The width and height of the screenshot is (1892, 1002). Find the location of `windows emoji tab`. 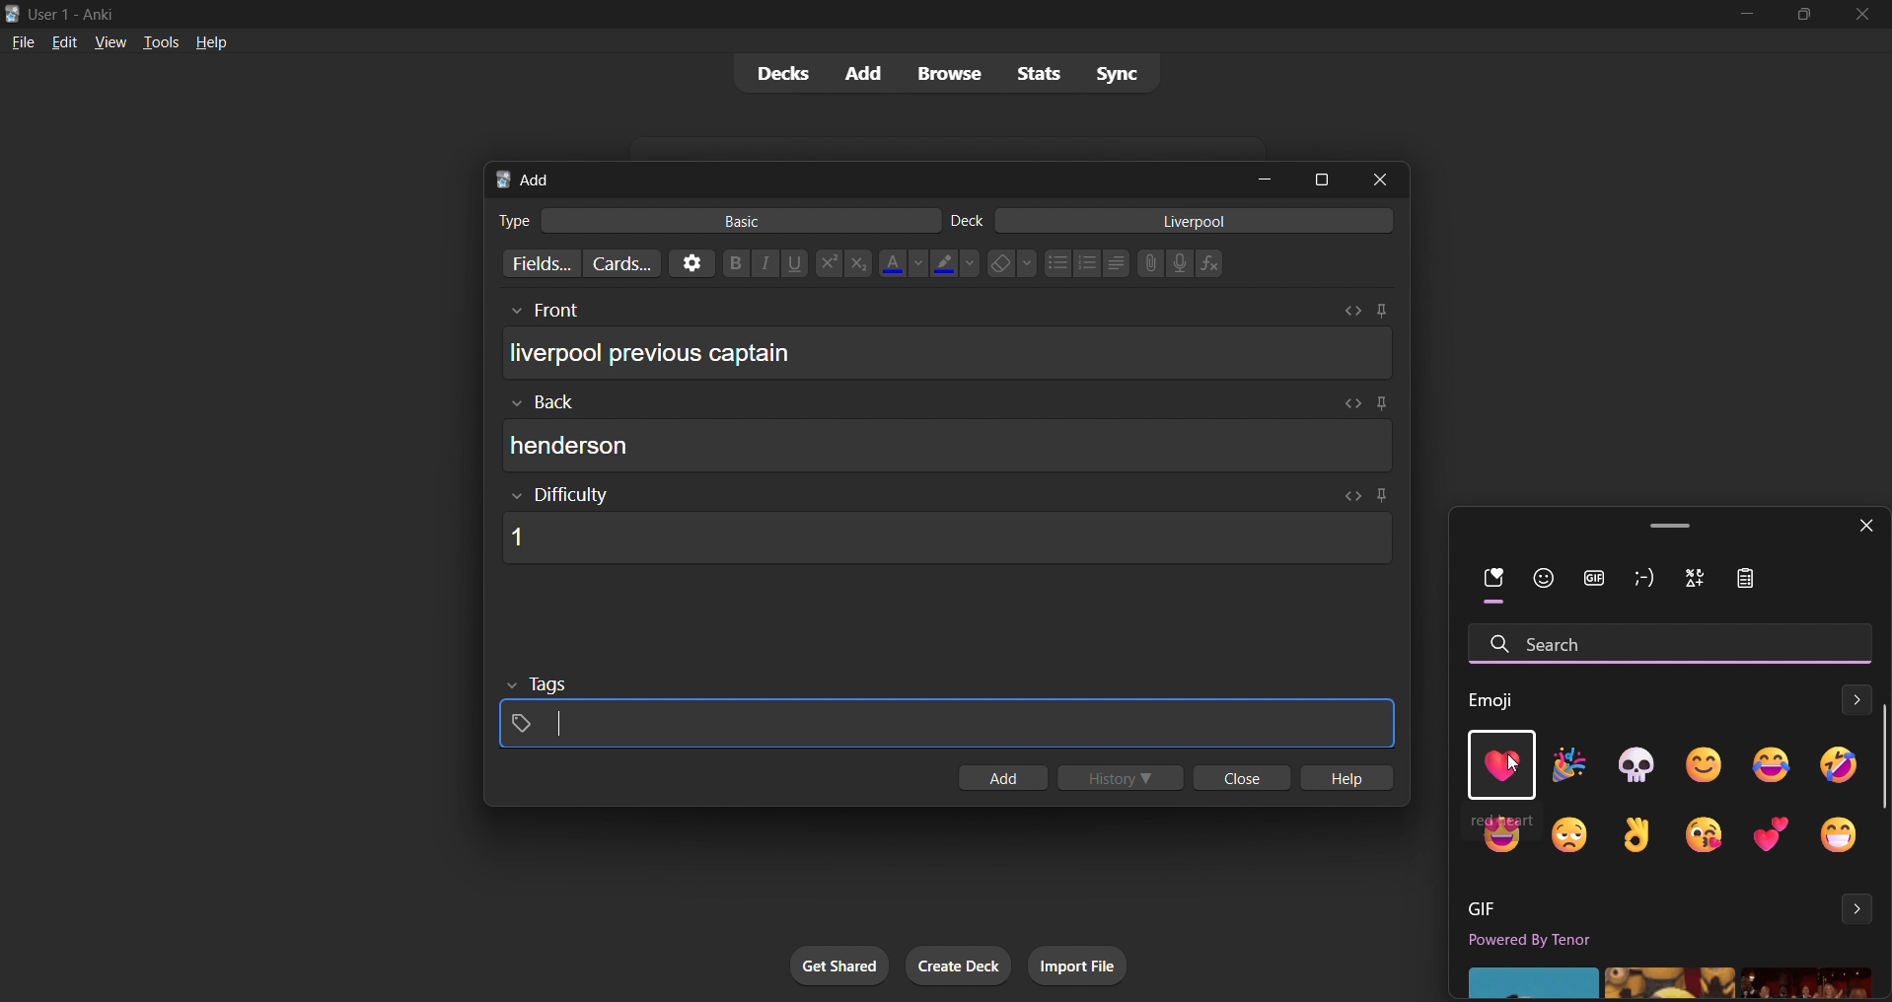

windows emoji tab is located at coordinates (1642, 523).